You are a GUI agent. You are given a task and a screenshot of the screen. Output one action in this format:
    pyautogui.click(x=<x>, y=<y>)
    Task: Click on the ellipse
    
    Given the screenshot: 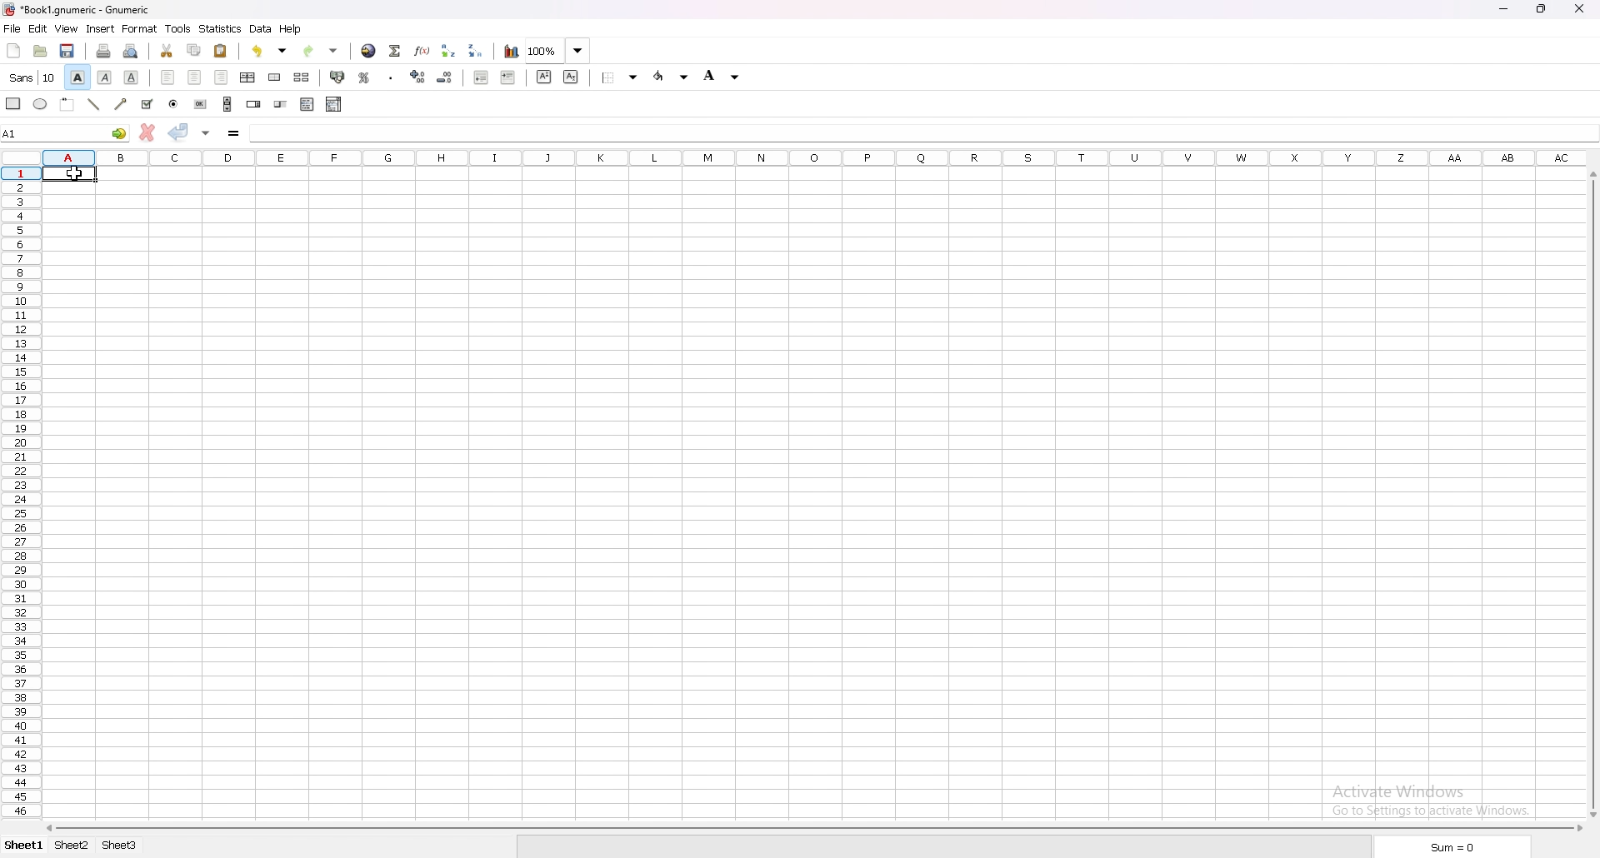 What is the action you would take?
    pyautogui.click(x=39, y=104)
    